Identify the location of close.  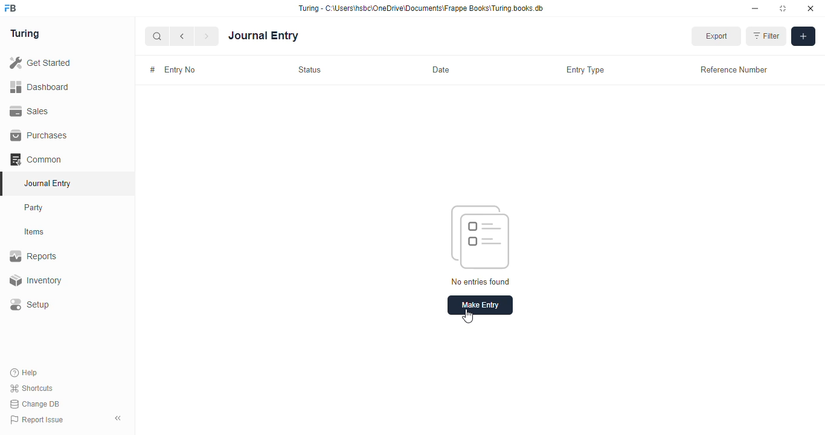
(811, 8).